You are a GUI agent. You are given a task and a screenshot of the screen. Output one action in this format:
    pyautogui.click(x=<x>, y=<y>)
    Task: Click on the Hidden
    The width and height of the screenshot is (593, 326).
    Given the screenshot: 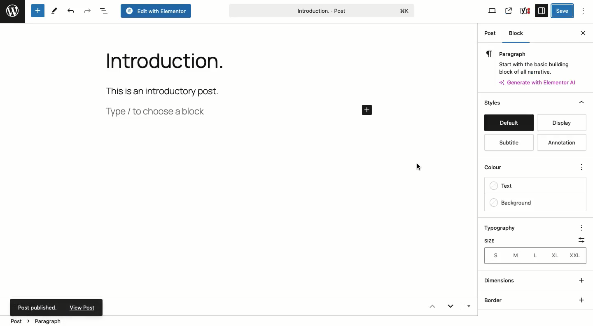 What is the action you would take?
    pyautogui.click(x=468, y=307)
    